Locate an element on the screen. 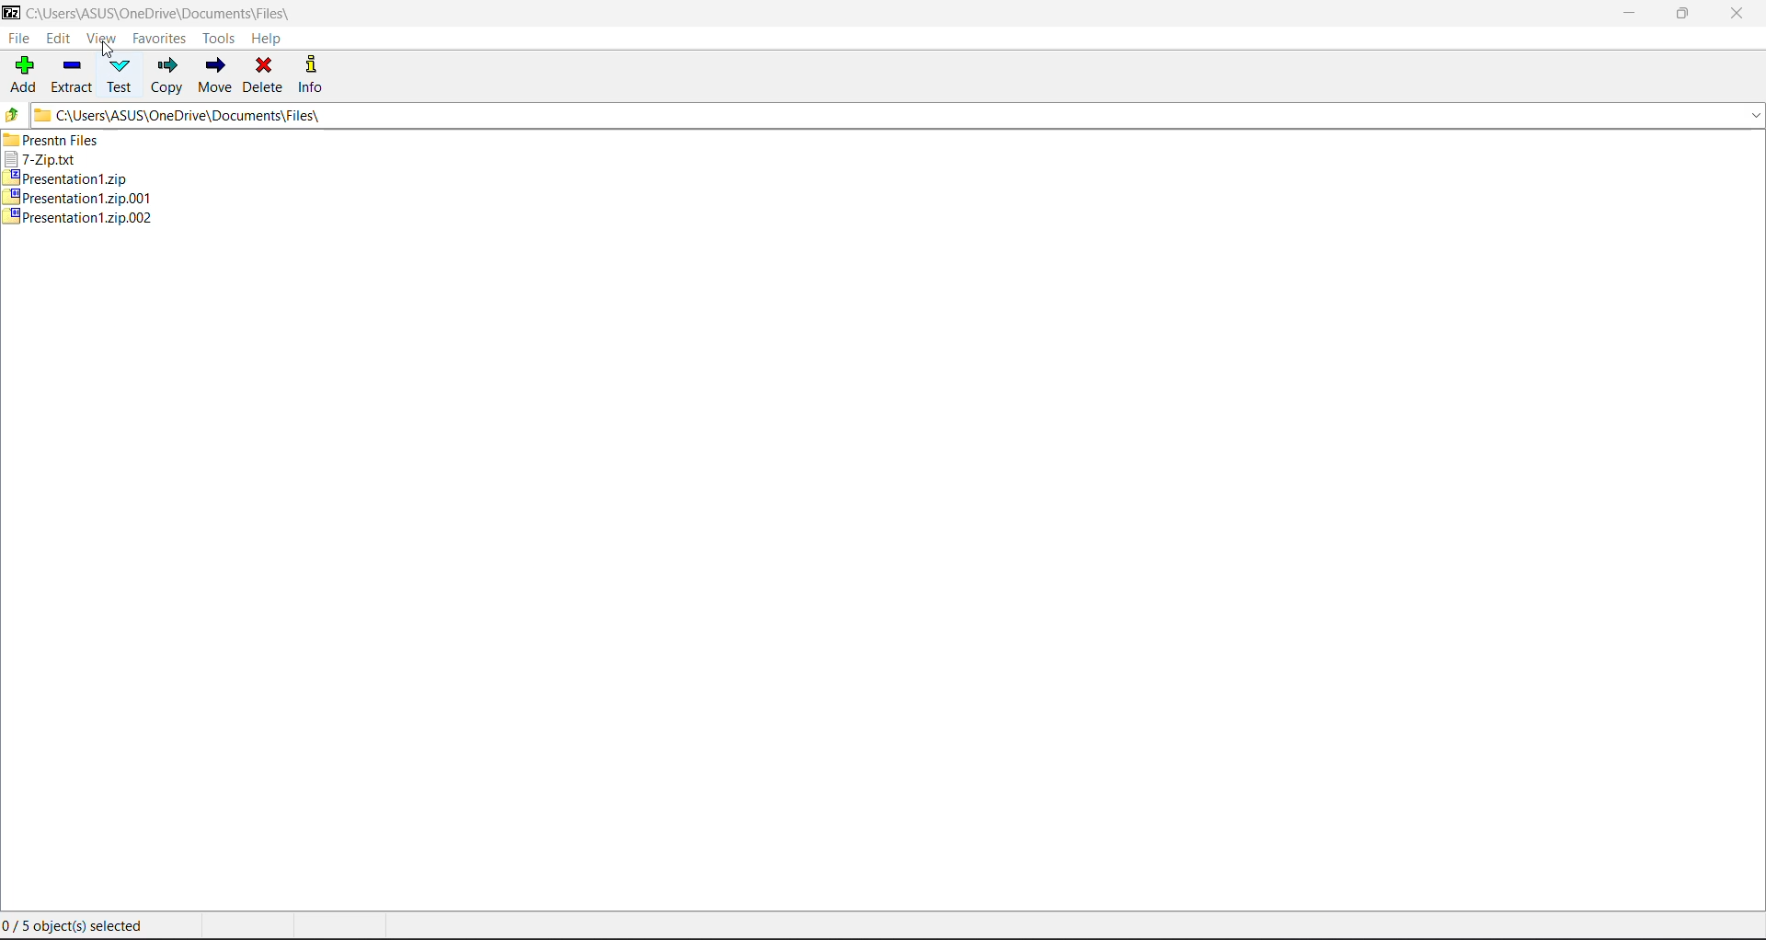 The image size is (1766, 940). Favorites is located at coordinates (159, 39).